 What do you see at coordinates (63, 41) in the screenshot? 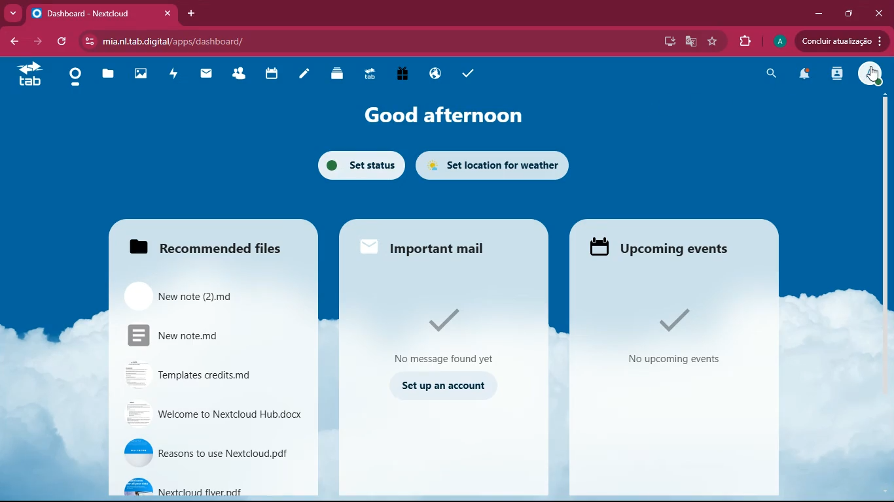
I see `refresh` at bounding box center [63, 41].